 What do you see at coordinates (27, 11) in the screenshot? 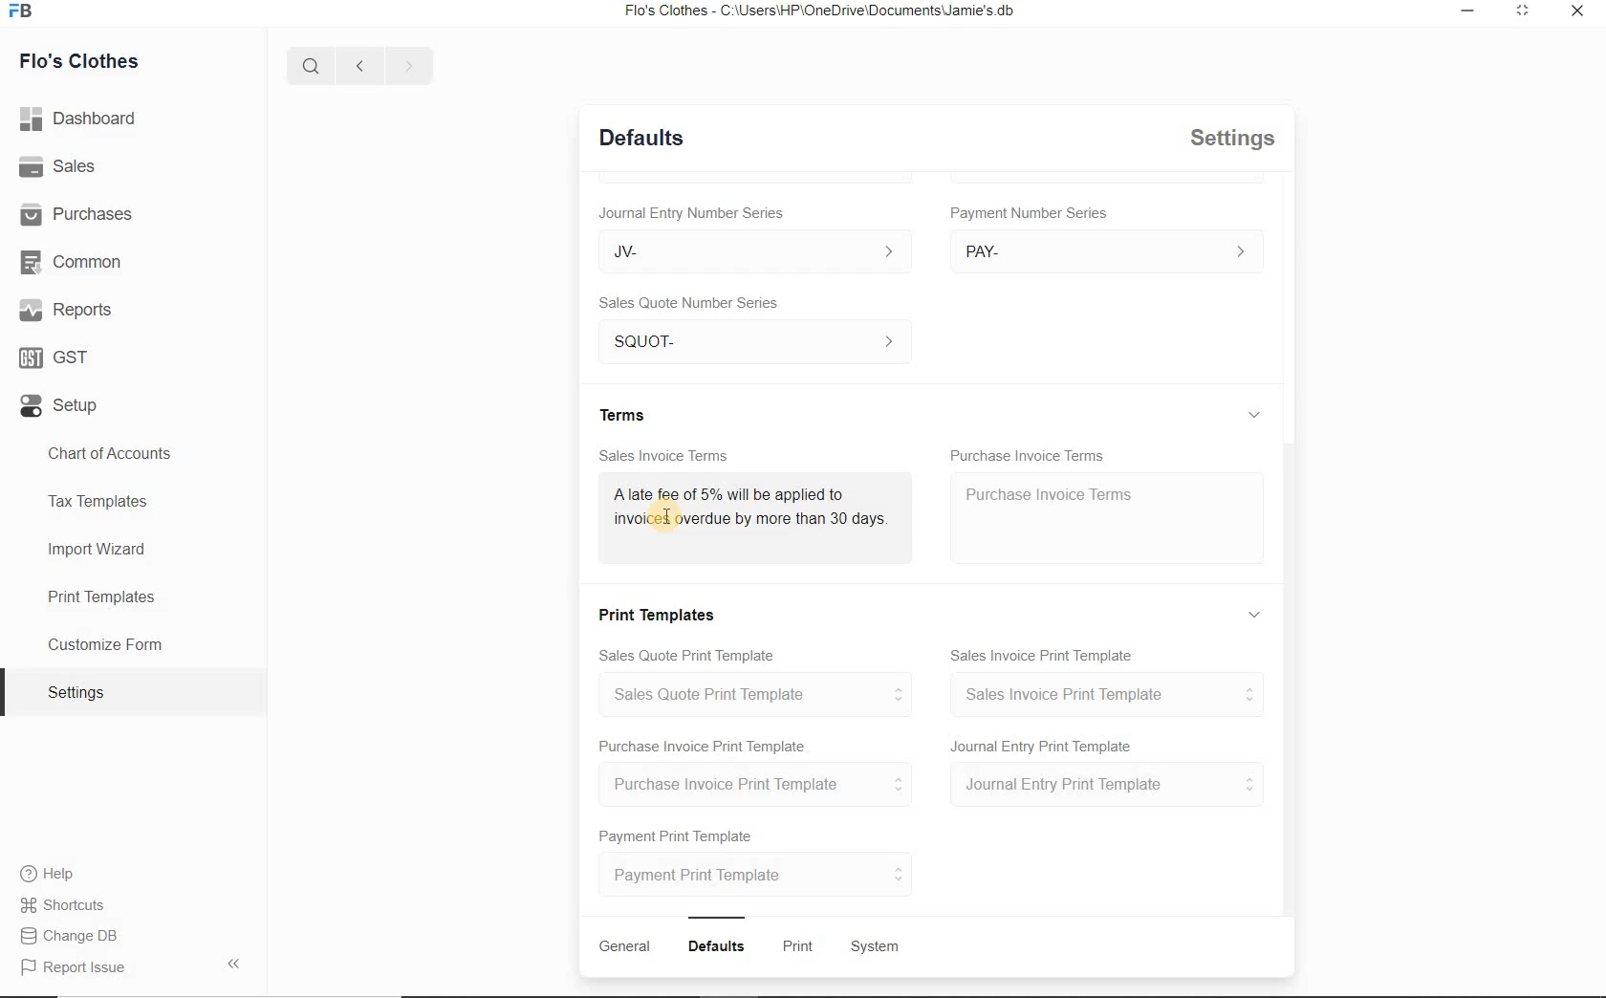
I see `FB logo` at bounding box center [27, 11].